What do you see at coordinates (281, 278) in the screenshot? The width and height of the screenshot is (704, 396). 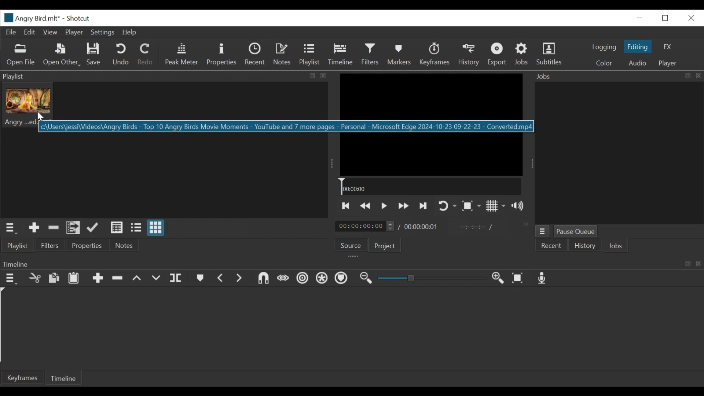 I see `Set First Simple keyframe` at bounding box center [281, 278].